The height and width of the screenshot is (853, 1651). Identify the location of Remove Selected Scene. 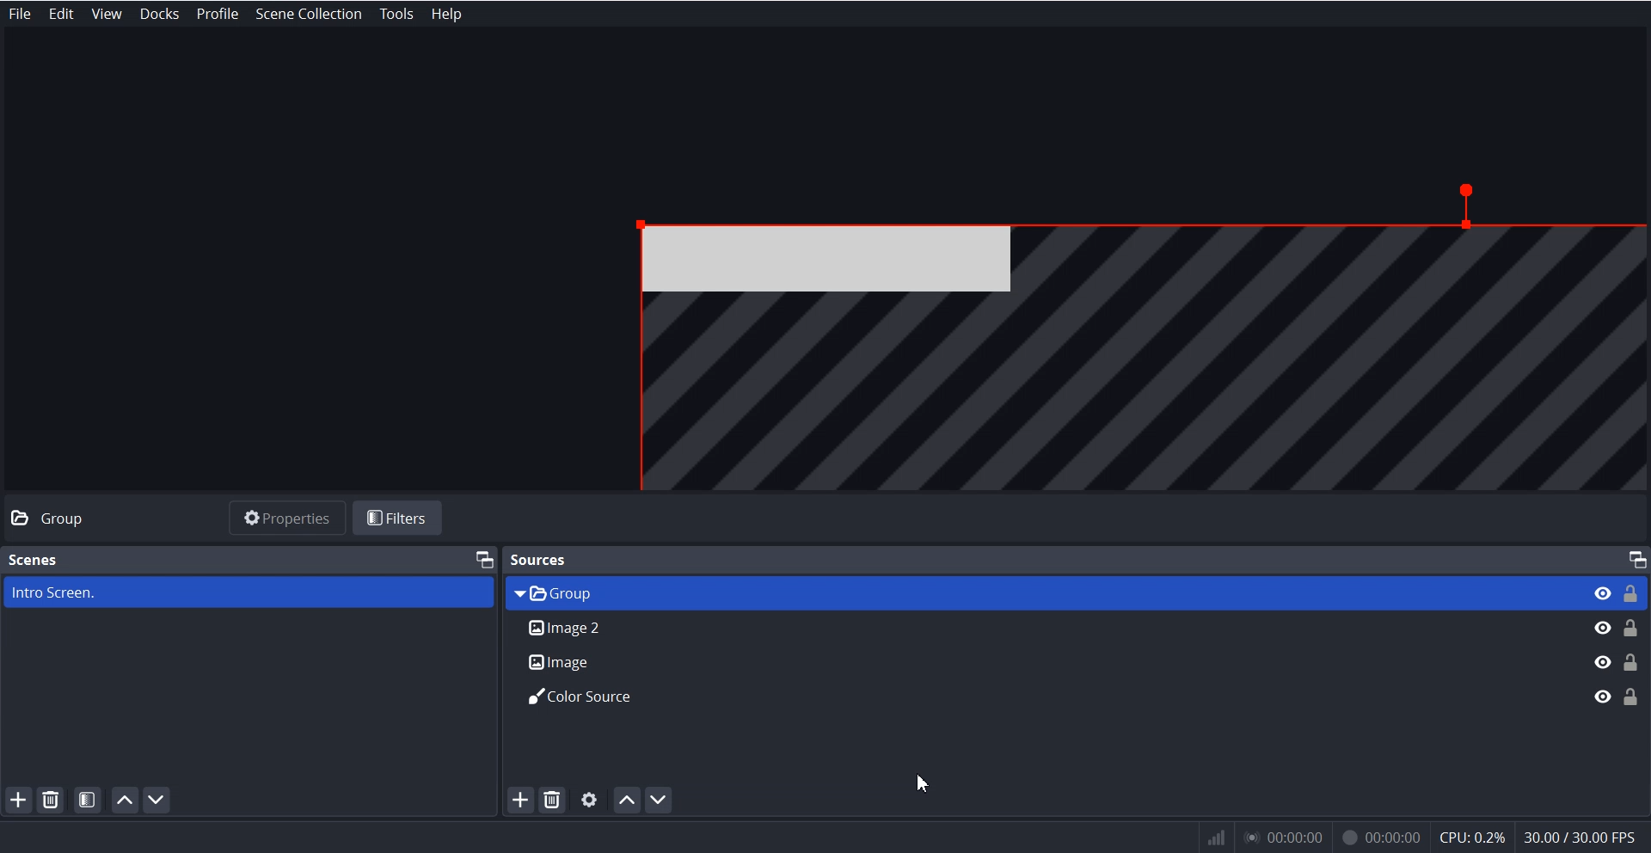
(52, 800).